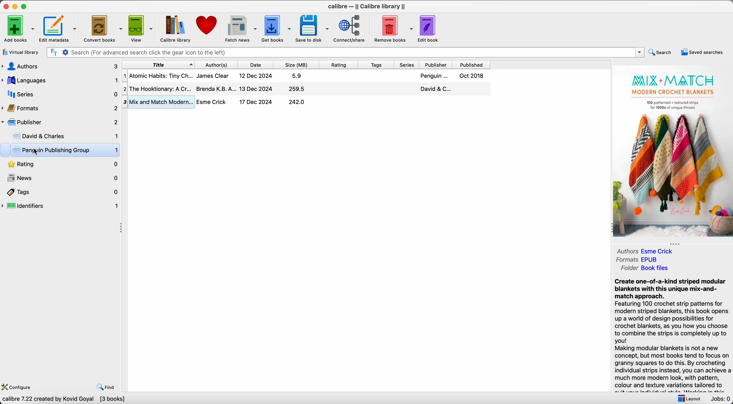 The width and height of the screenshot is (733, 404). Describe the element at coordinates (15, 6) in the screenshot. I see `minimize` at that location.